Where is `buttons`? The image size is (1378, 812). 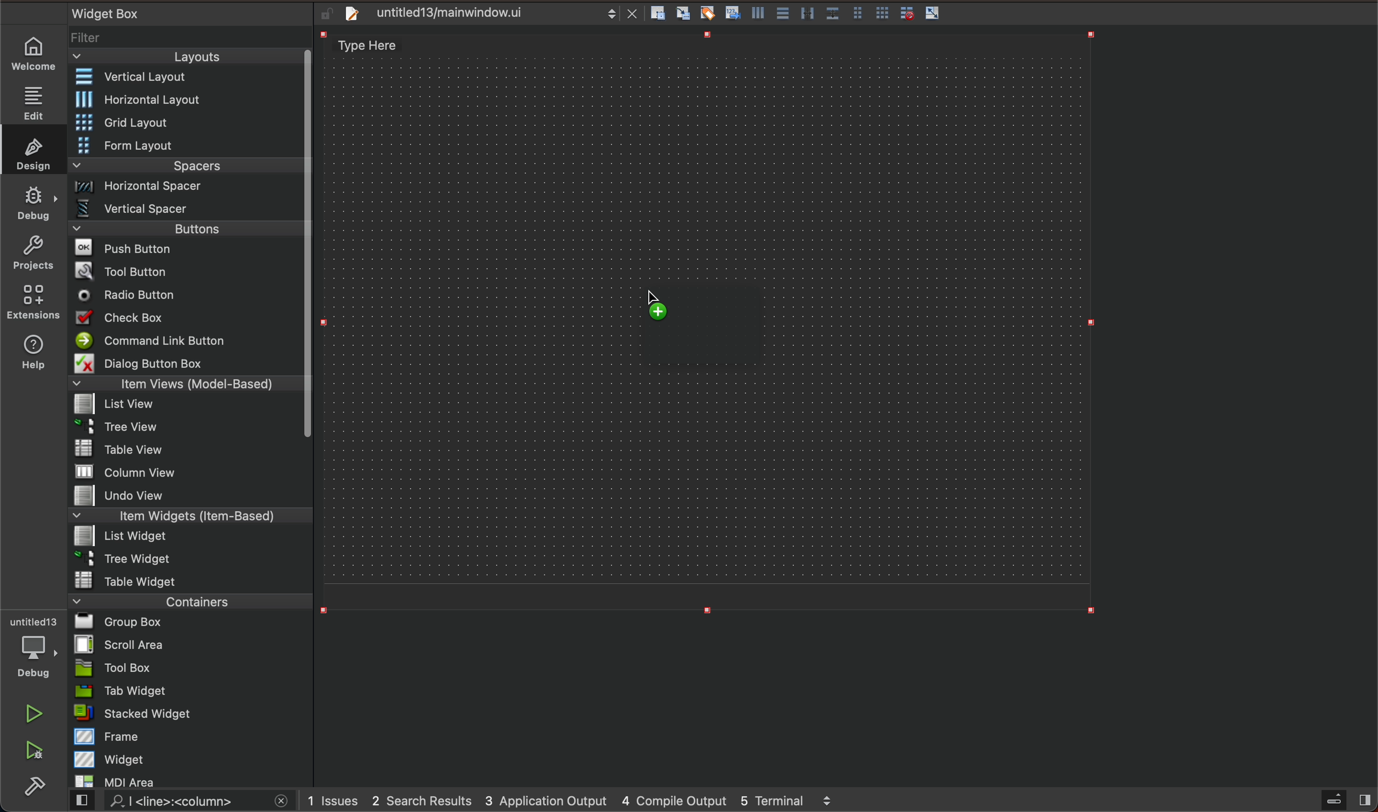 buttons is located at coordinates (193, 228).